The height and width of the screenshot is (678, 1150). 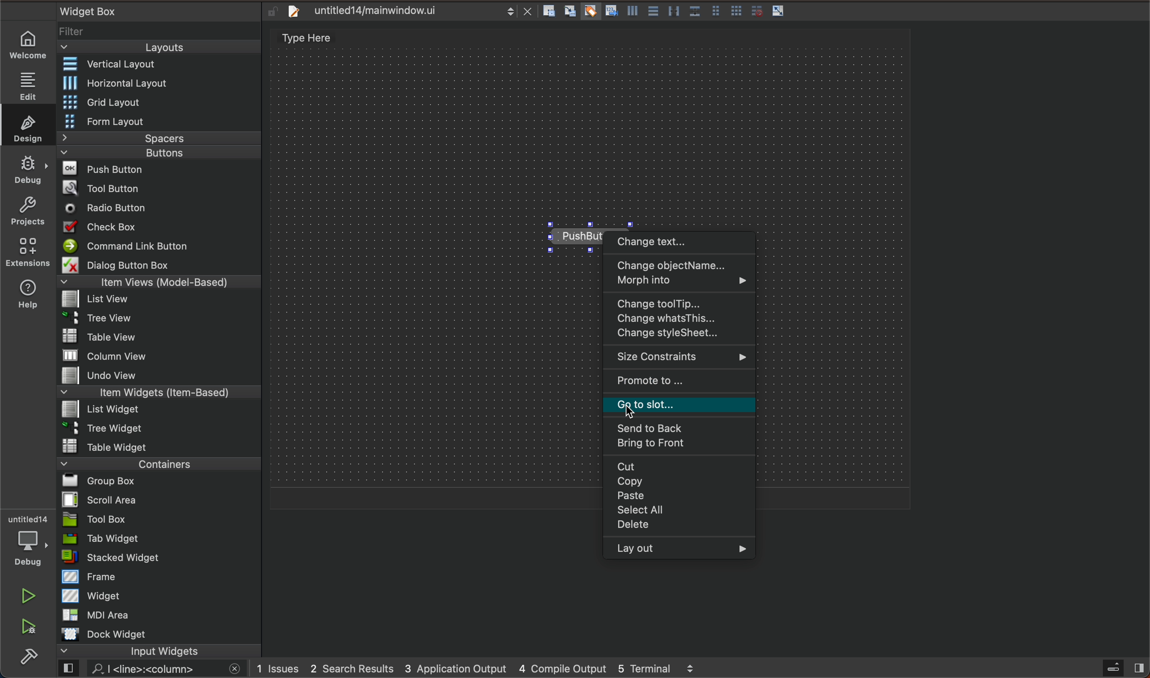 I want to click on change toolTip, so click(x=679, y=303).